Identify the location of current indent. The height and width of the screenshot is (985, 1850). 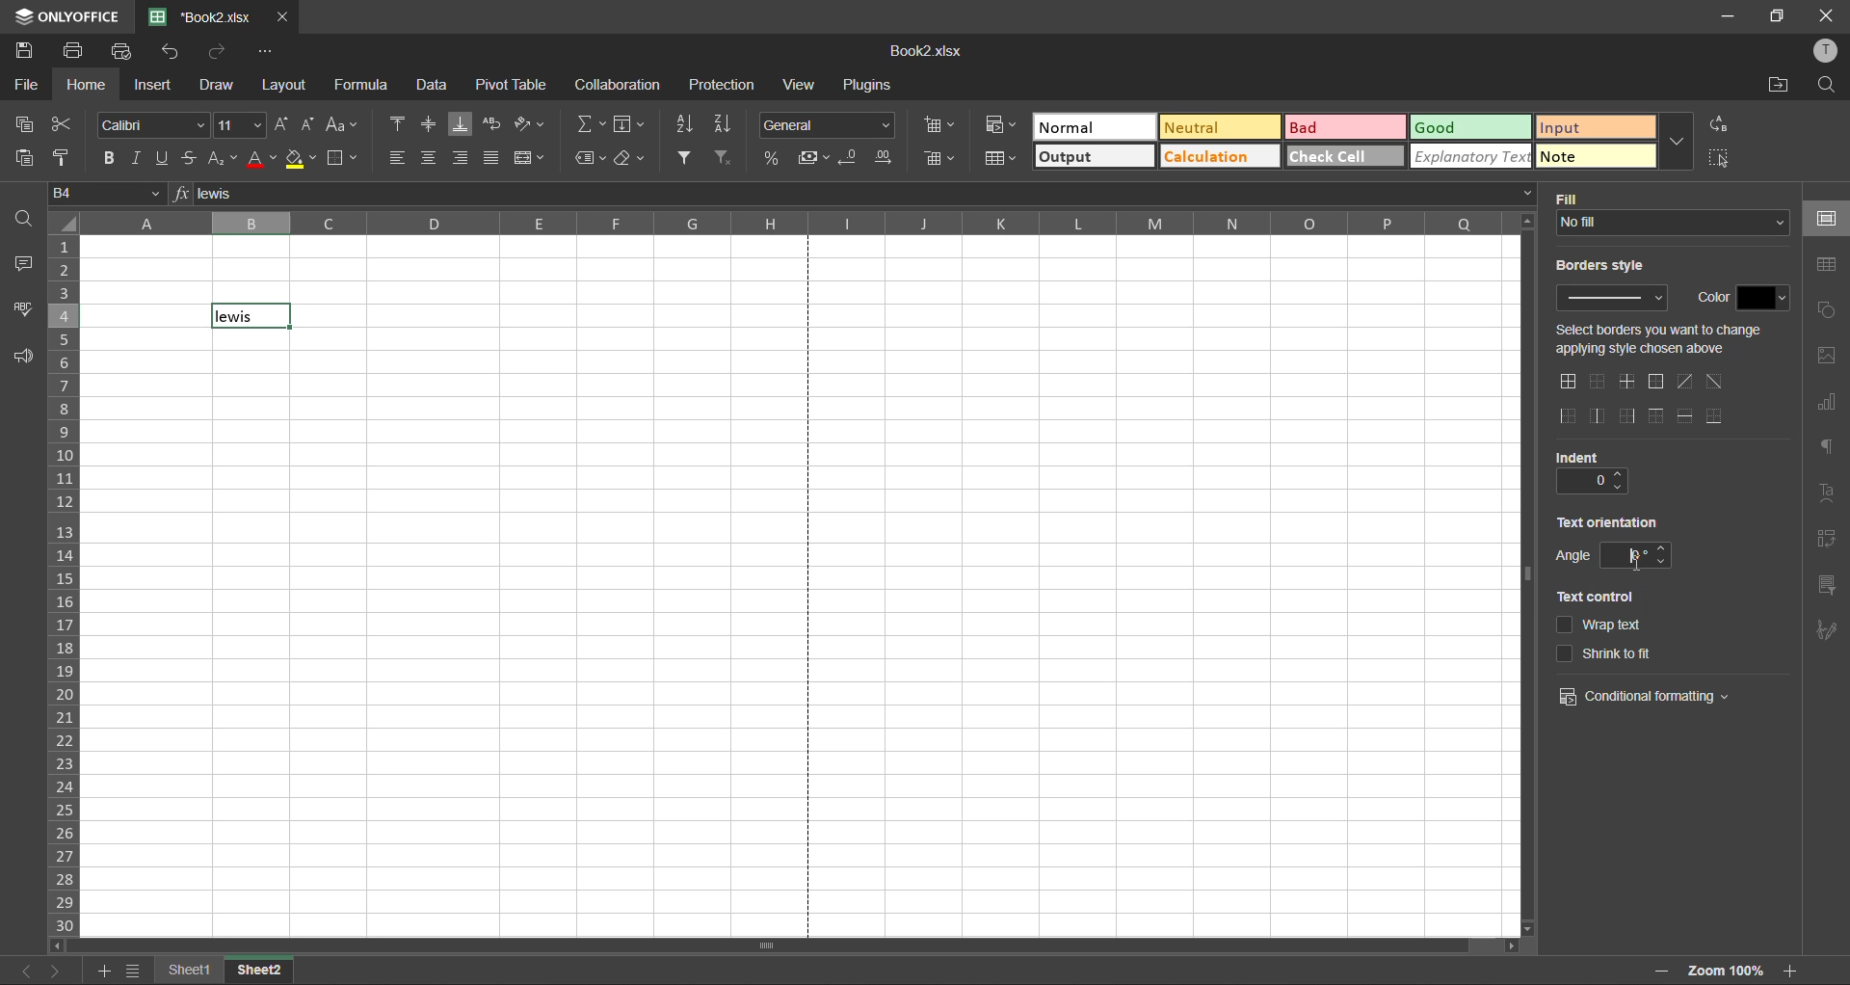
(1582, 482).